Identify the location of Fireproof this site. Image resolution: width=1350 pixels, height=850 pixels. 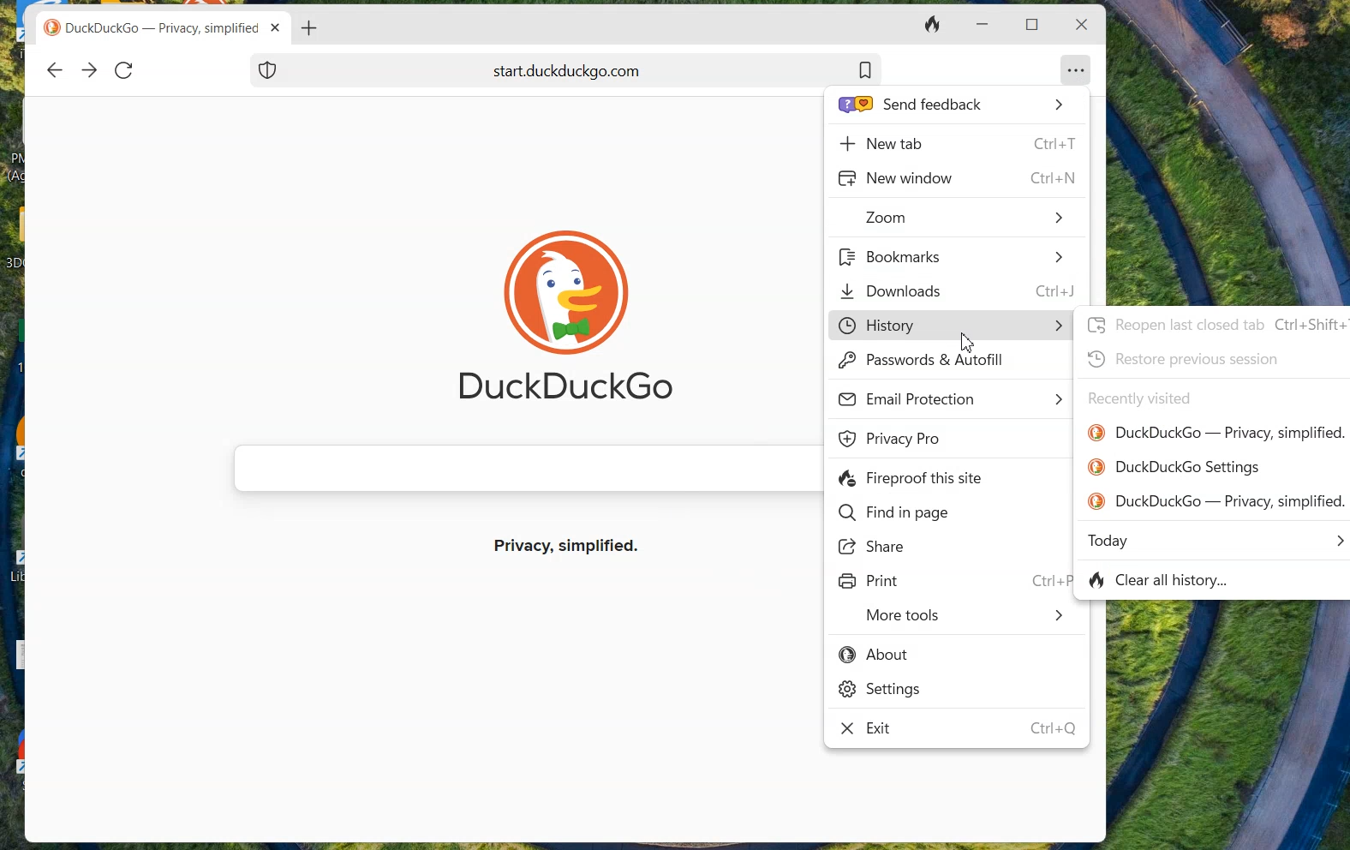
(914, 479).